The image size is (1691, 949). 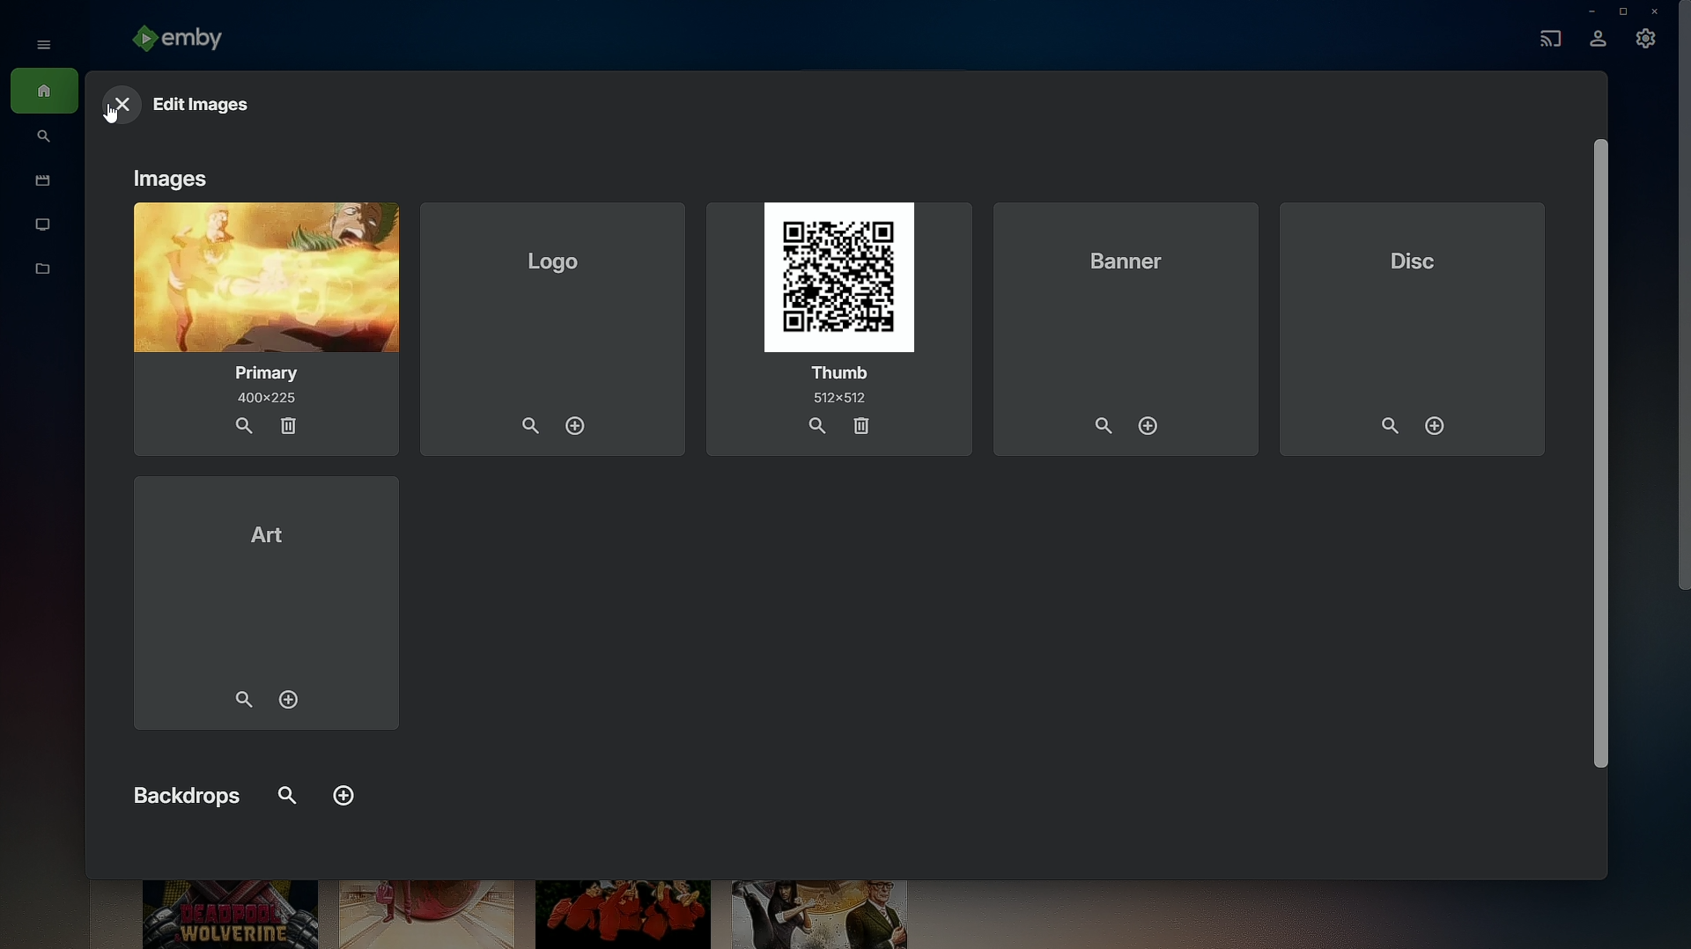 I want to click on Minimize, so click(x=1586, y=11).